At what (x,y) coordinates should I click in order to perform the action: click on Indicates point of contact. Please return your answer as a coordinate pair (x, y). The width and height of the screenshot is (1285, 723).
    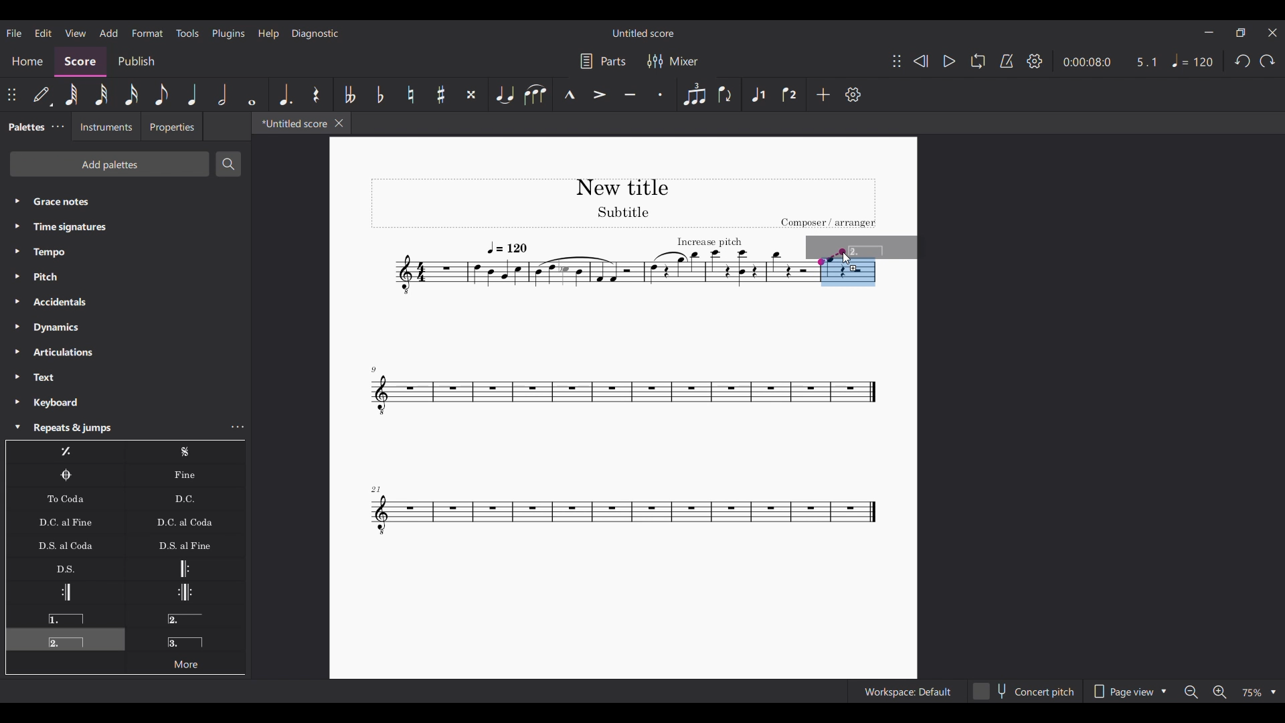
    Looking at the image, I should click on (831, 257).